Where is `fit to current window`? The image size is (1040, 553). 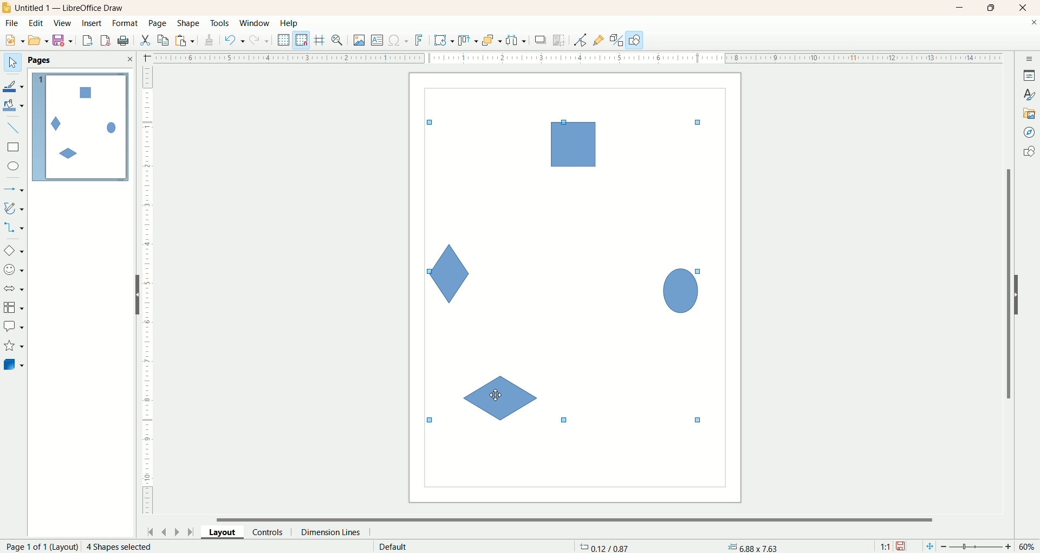 fit to current window is located at coordinates (928, 546).